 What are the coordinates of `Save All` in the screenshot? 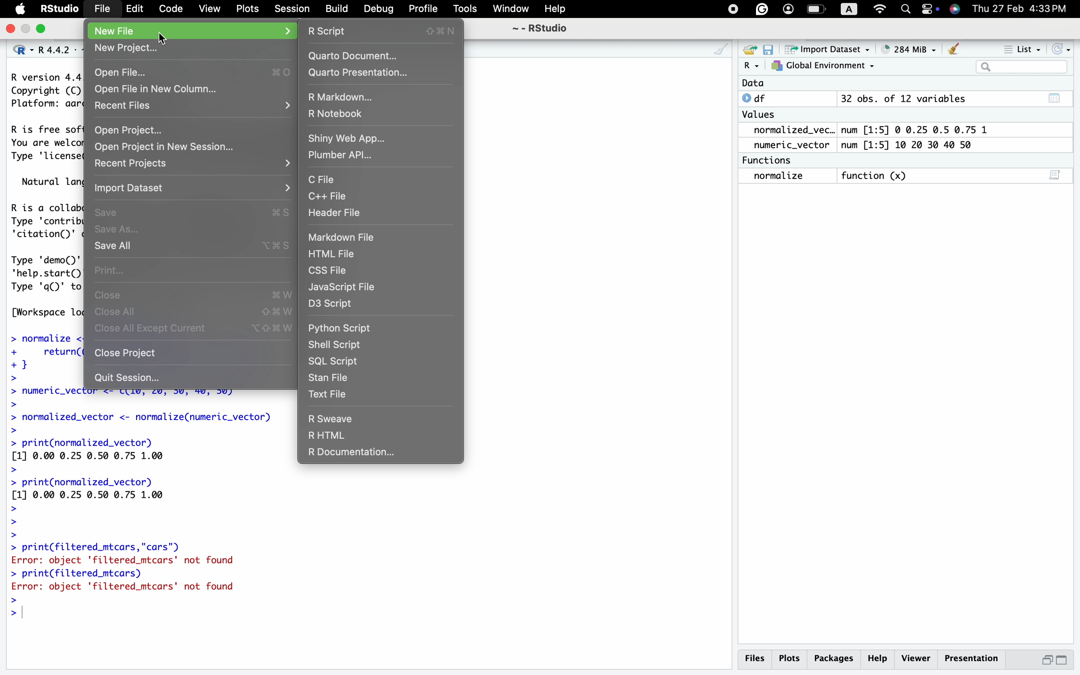 It's located at (192, 246).